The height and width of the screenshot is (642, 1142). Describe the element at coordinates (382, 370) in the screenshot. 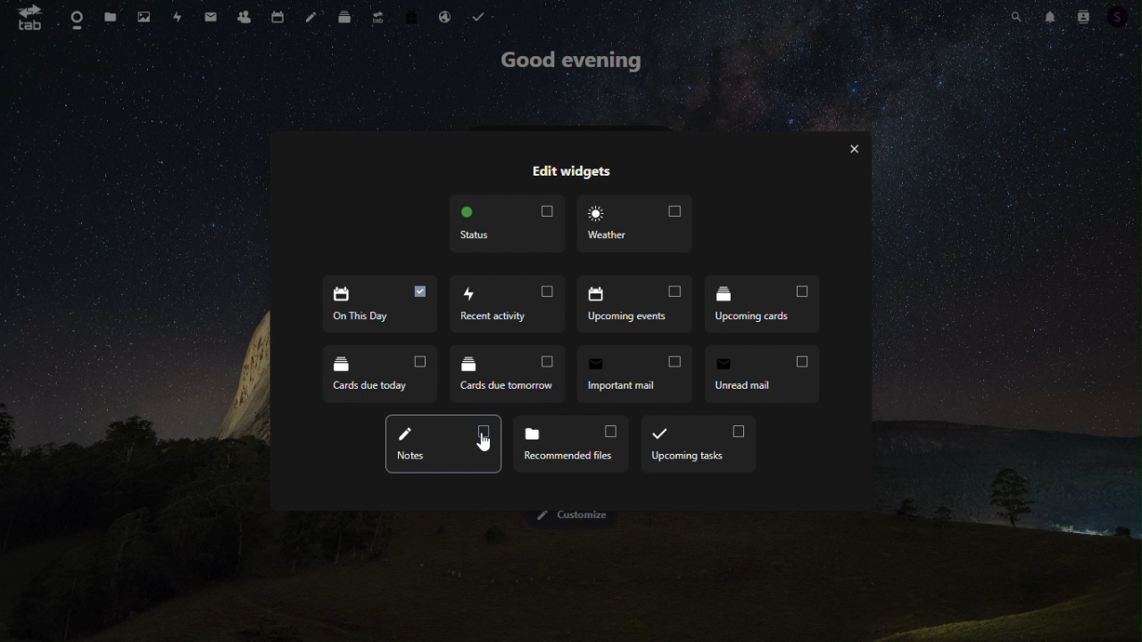

I see `Cards due tomorrow ` at that location.